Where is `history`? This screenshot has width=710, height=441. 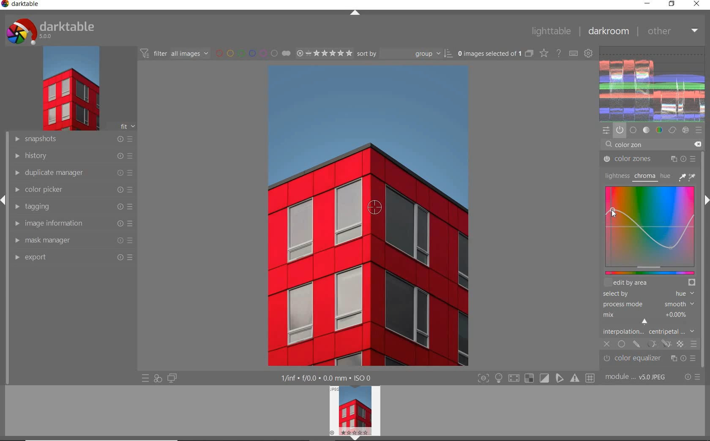 history is located at coordinates (71, 156).